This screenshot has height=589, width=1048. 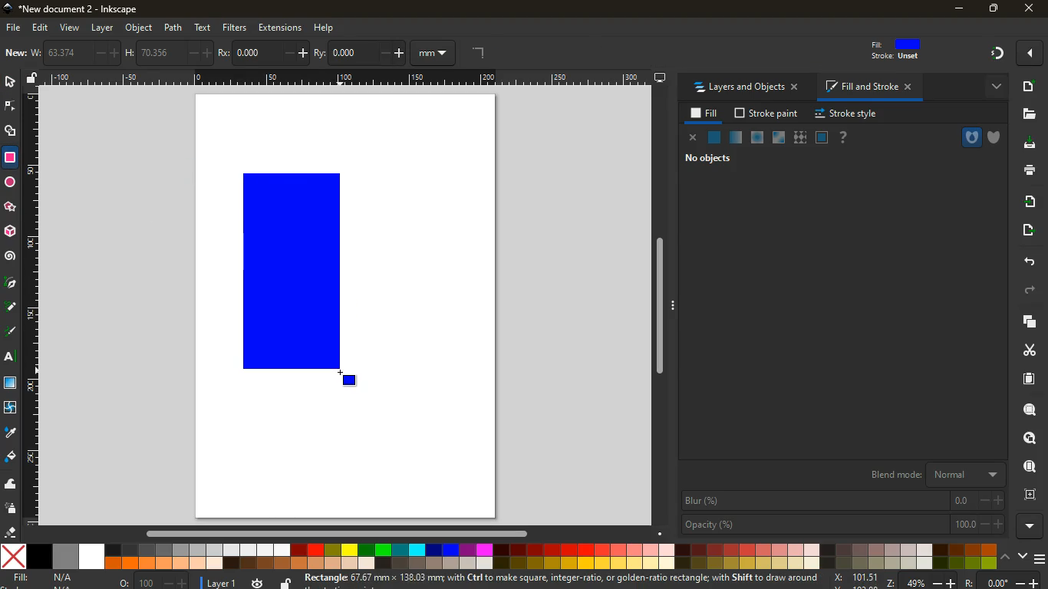 What do you see at coordinates (997, 89) in the screenshot?
I see `more` at bounding box center [997, 89].